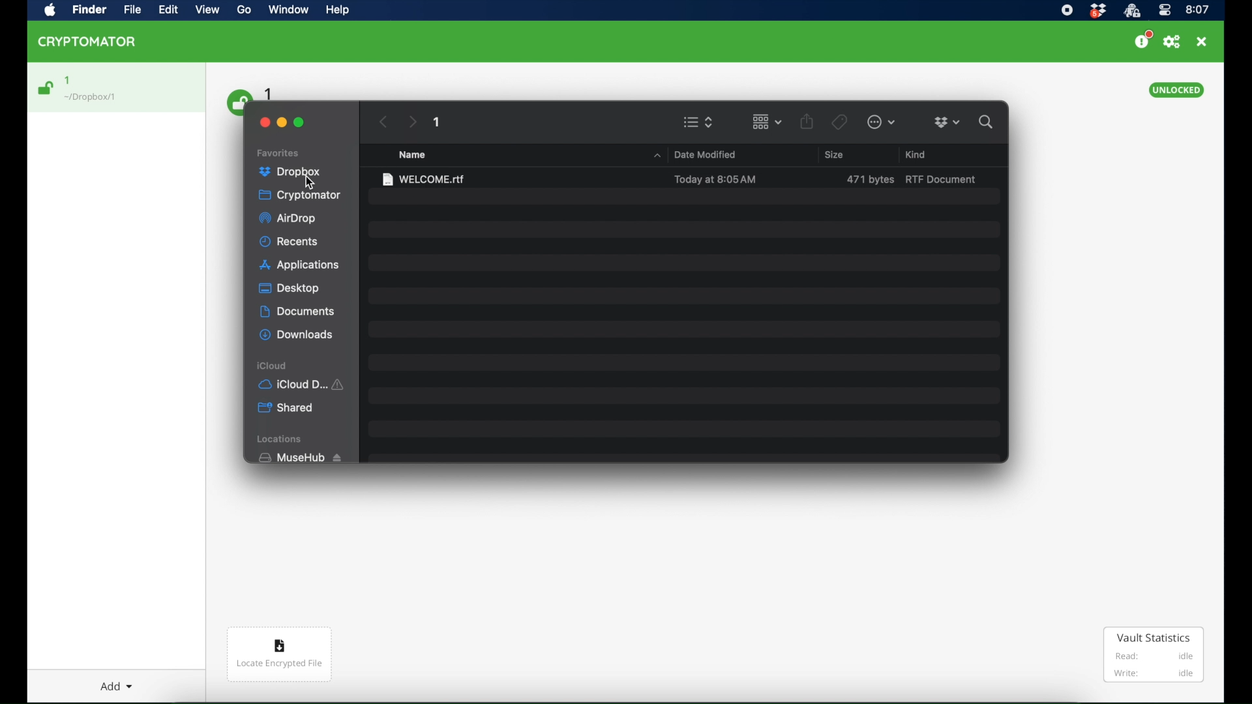  What do you see at coordinates (835, 154) in the screenshot?
I see `size` at bounding box center [835, 154].